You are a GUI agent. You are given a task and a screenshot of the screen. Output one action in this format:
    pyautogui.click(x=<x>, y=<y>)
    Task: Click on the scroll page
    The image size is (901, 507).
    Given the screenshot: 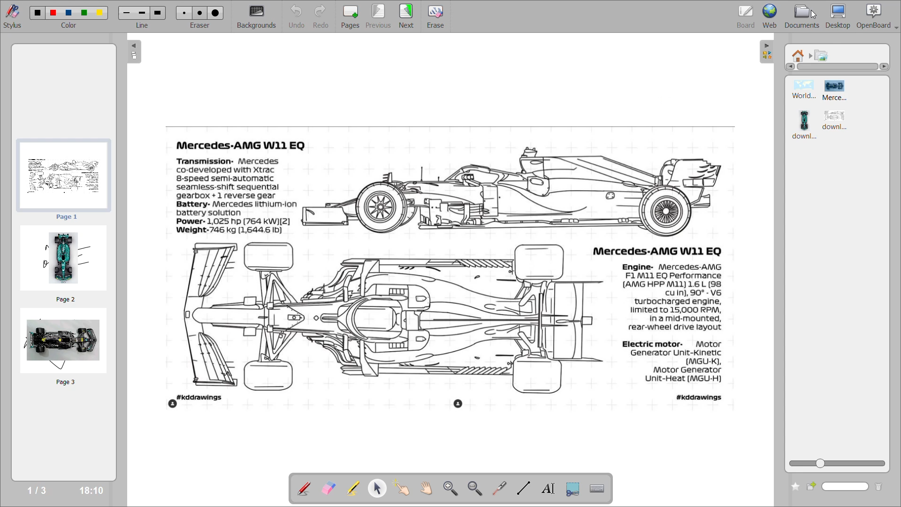 What is the action you would take?
    pyautogui.click(x=428, y=489)
    